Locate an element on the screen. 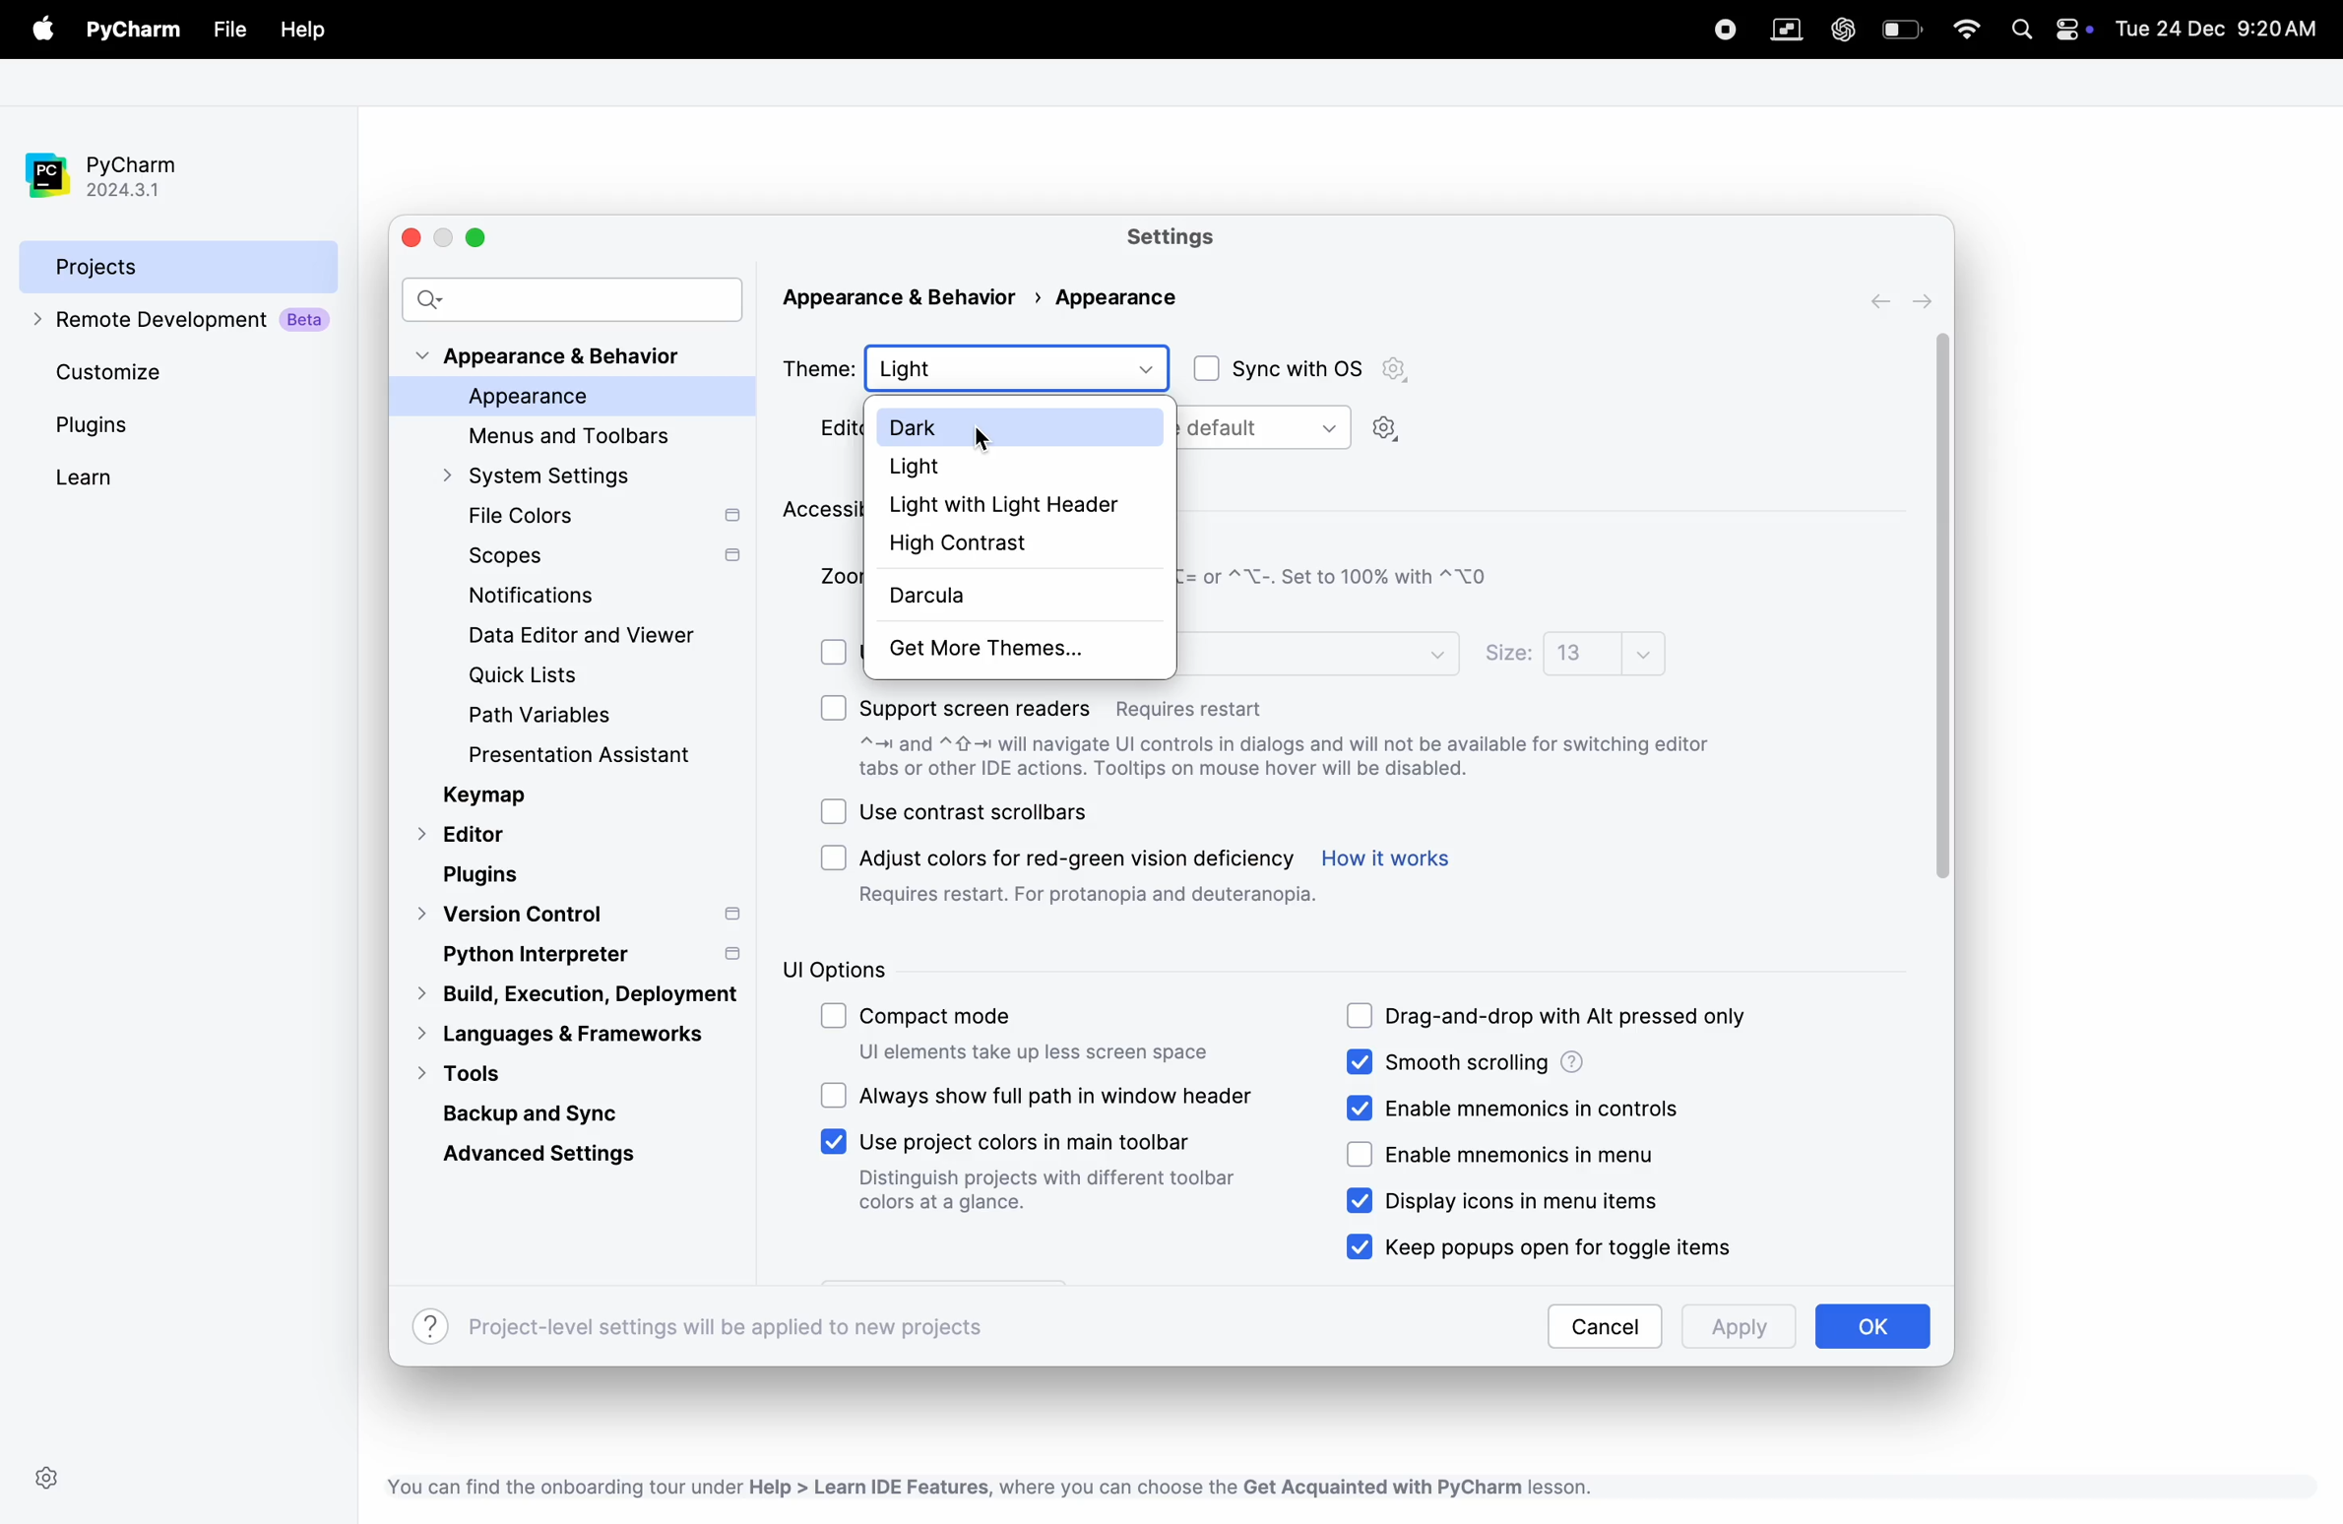 The height and width of the screenshot is (1524, 2343). keep poppup for toggle items is located at coordinates (1578, 1244).